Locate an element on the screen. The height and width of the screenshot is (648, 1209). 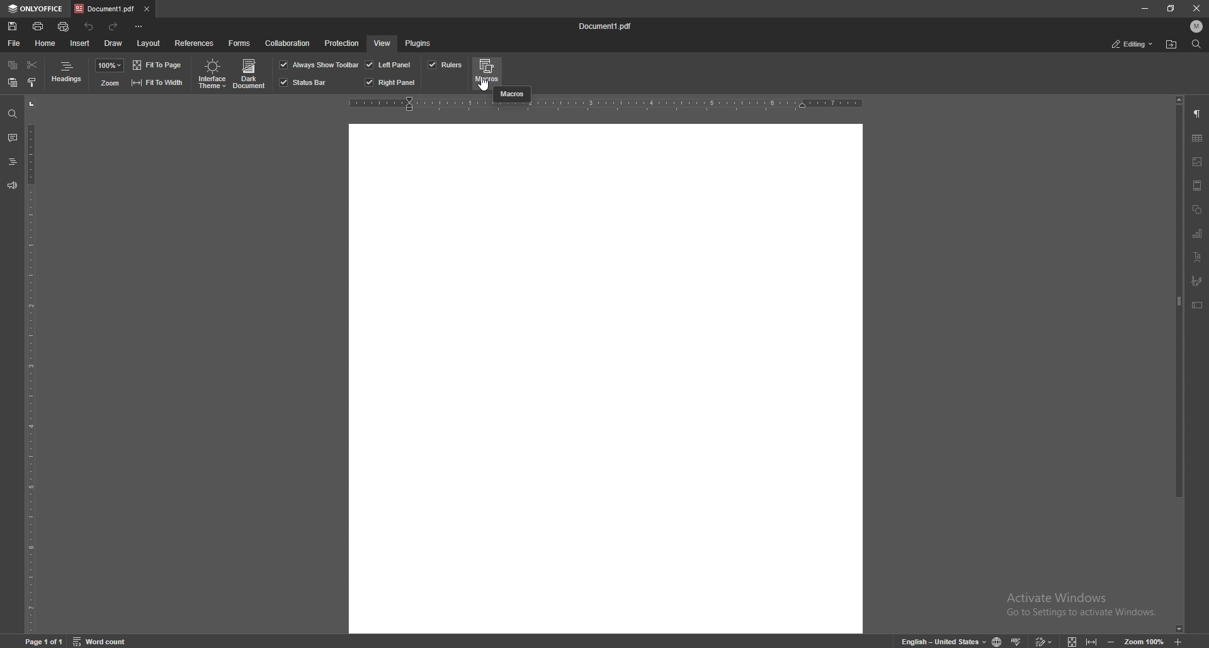
text art is located at coordinates (1197, 257).